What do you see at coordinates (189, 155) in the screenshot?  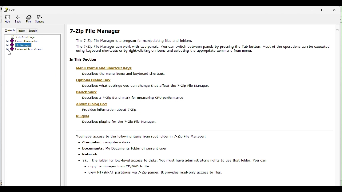 I see `zip file manager text` at bounding box center [189, 155].